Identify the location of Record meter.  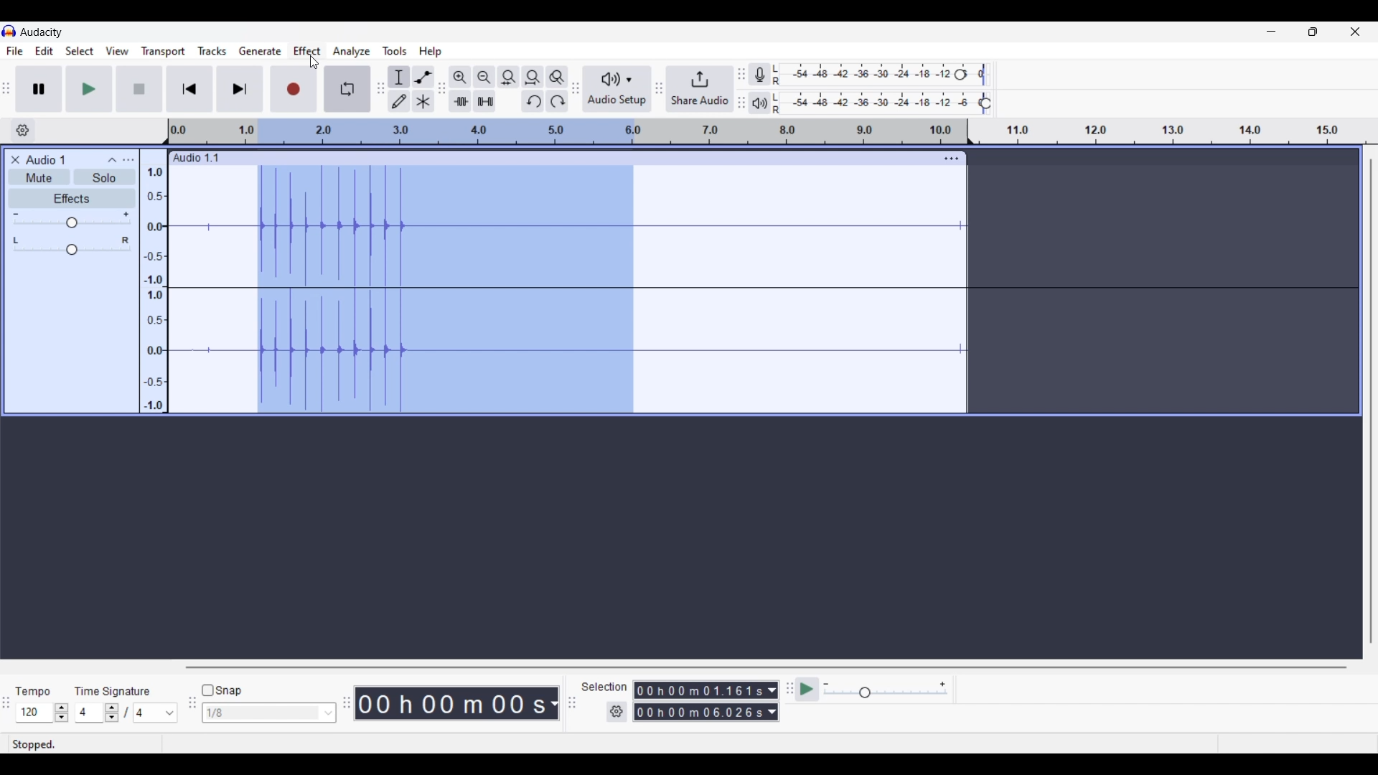
(759, 74).